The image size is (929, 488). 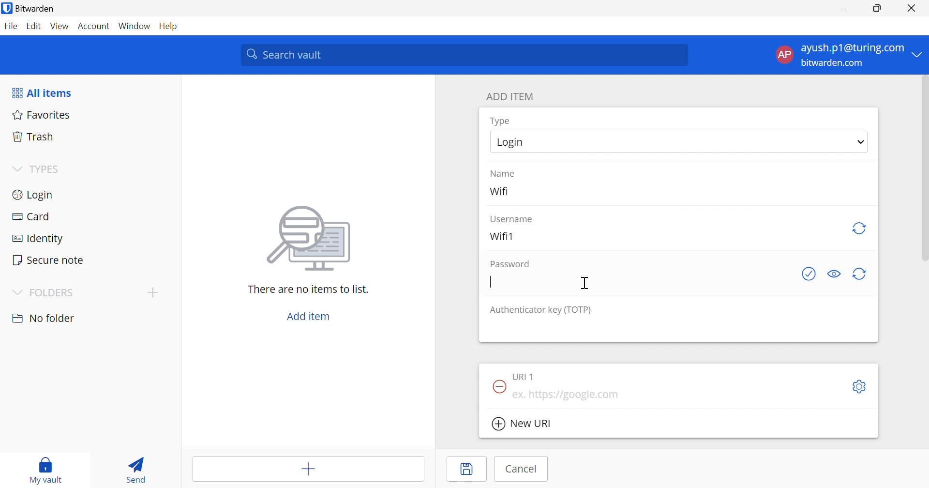 I want to click on Add item, so click(x=309, y=470).